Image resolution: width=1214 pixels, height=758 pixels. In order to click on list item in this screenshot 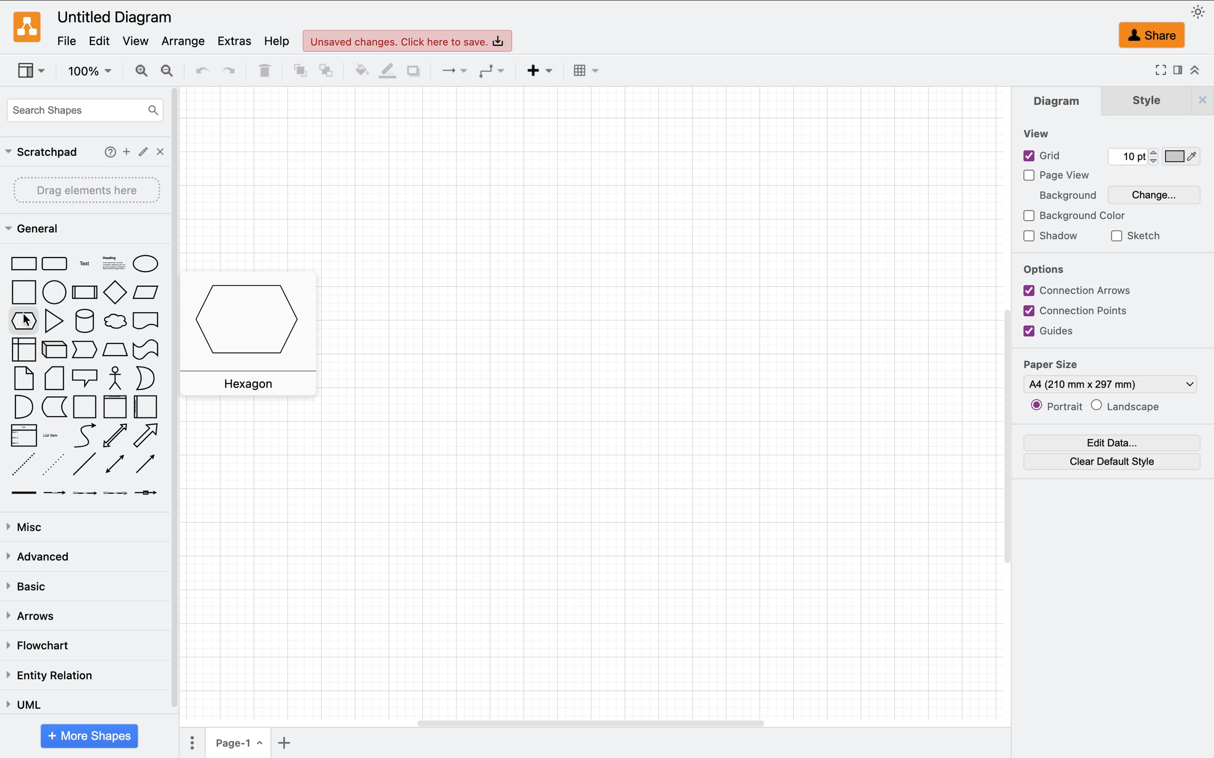, I will do `click(54, 436)`.